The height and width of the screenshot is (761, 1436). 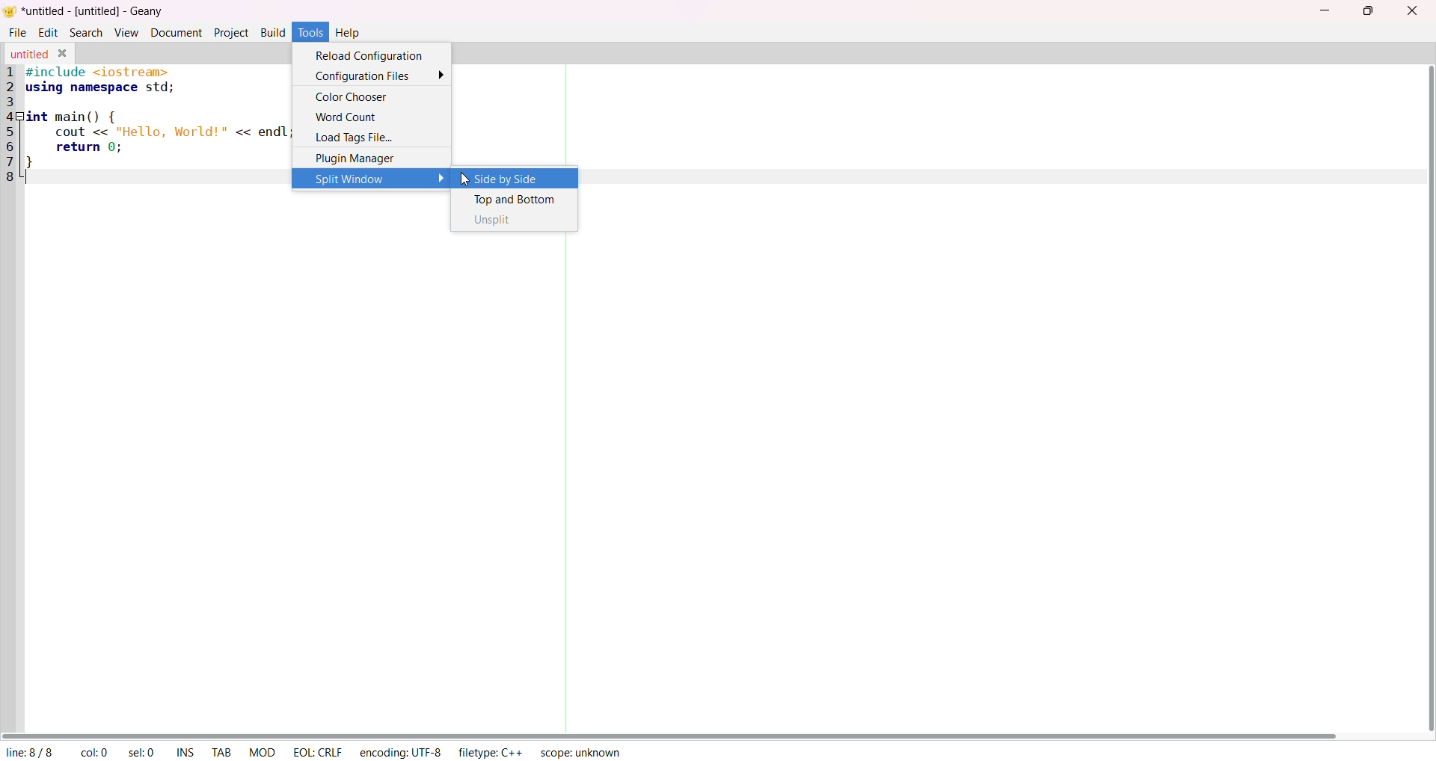 I want to click on Help, so click(x=352, y=32).